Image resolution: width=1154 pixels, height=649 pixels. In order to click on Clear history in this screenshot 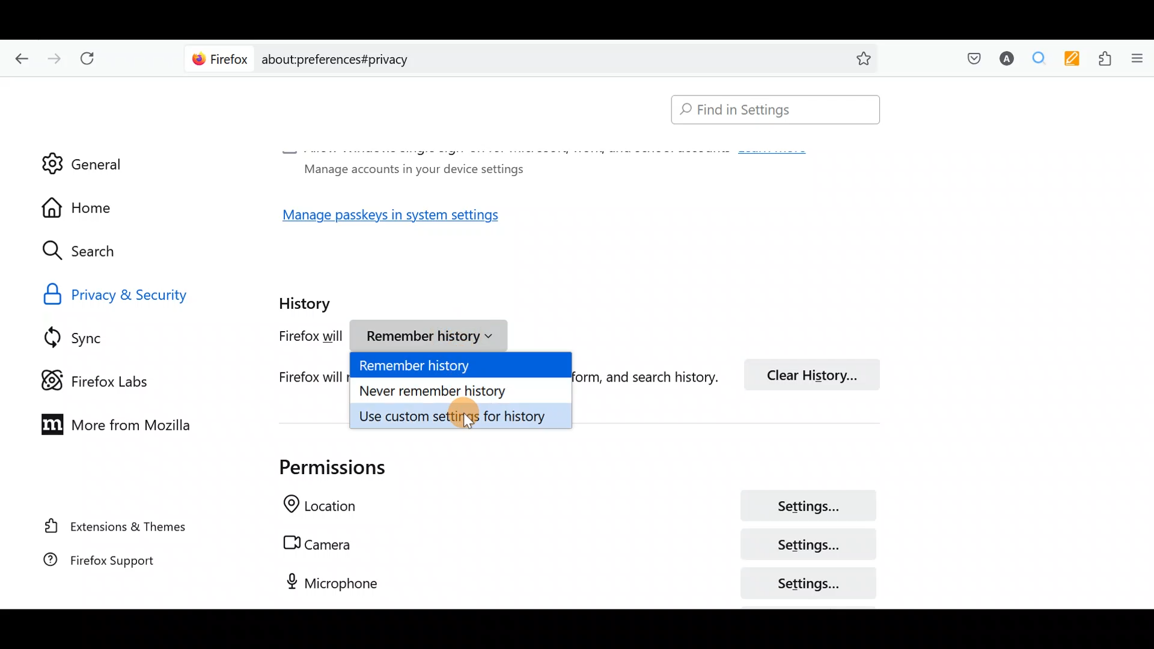, I will do `click(817, 373)`.